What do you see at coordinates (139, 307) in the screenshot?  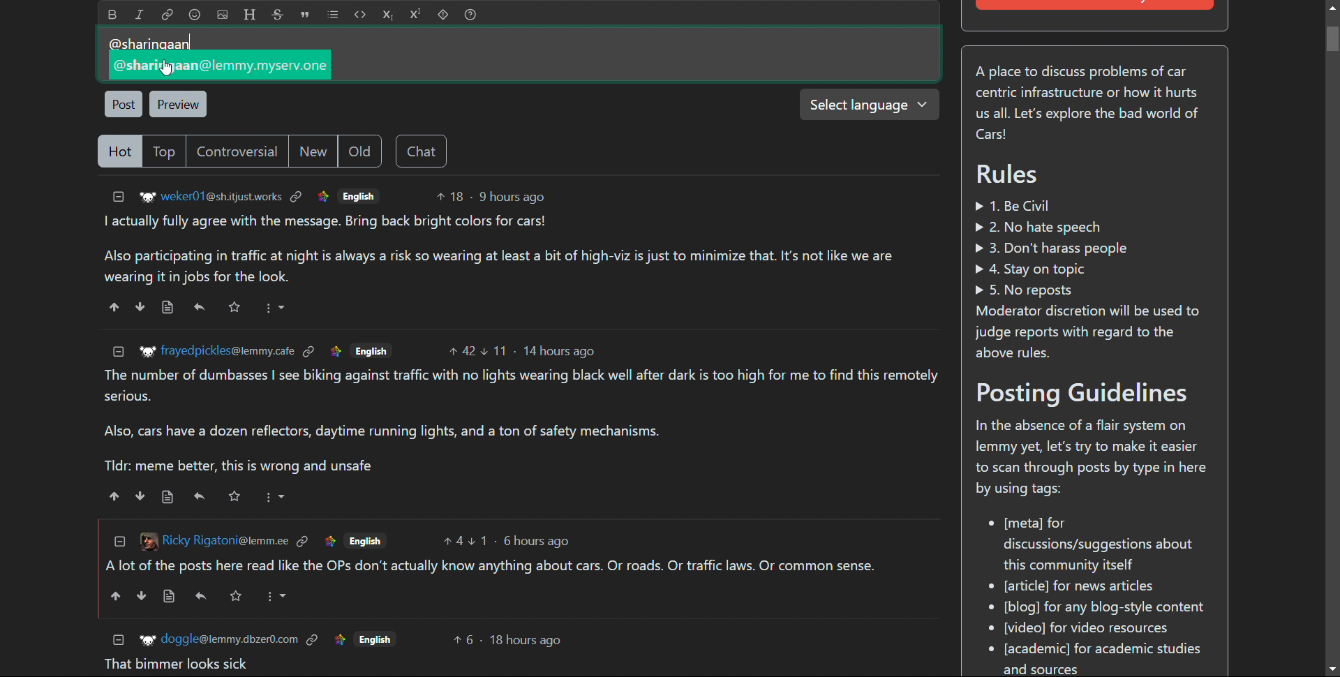 I see `downvote` at bounding box center [139, 307].